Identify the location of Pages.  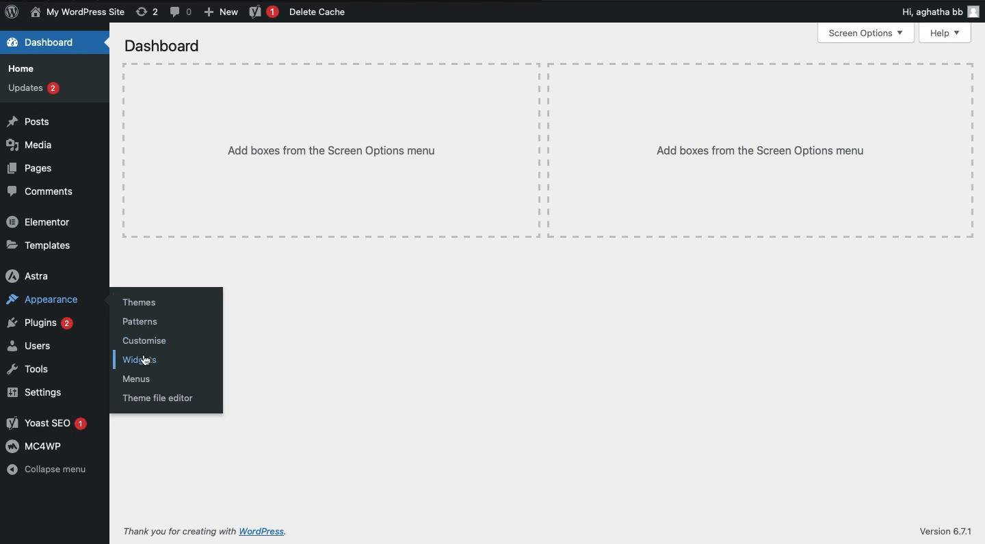
(39, 171).